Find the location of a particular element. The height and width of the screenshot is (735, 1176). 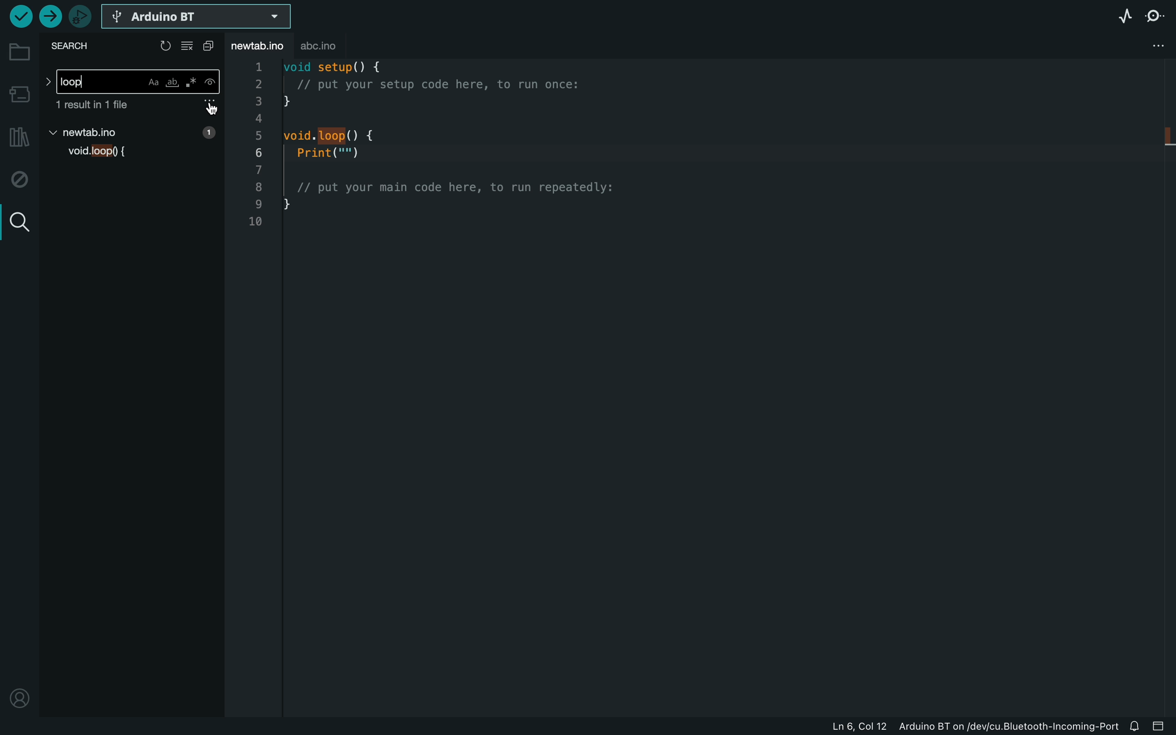

abc is located at coordinates (331, 46).